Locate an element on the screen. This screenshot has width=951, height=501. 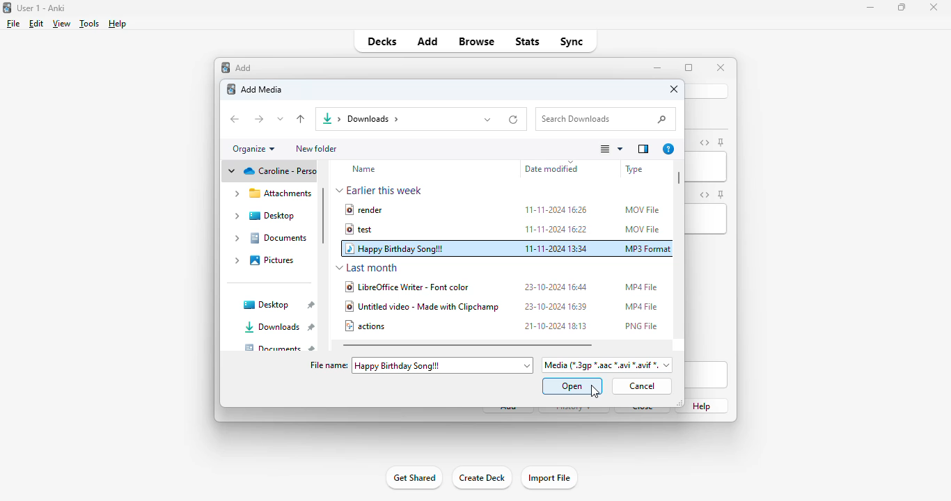
downloads is located at coordinates (391, 119).